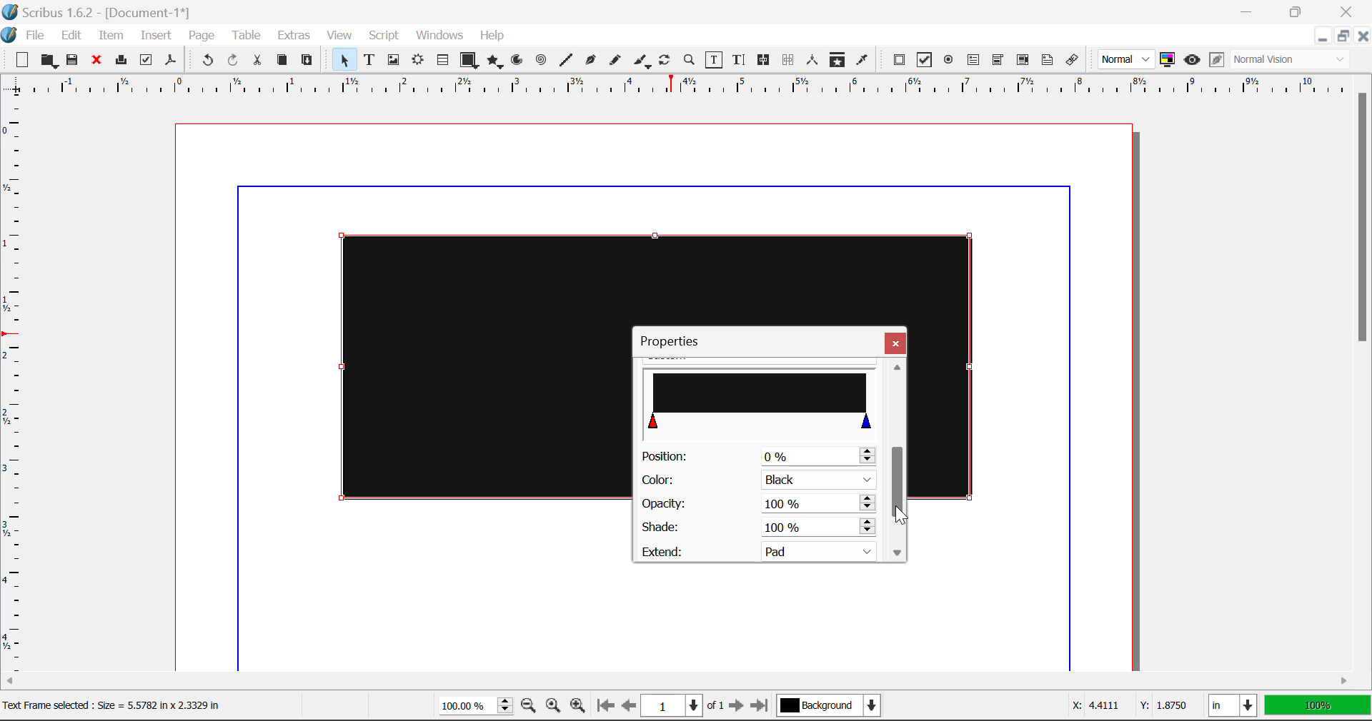 This screenshot has width=1372, height=721. I want to click on Spirals, so click(540, 61).